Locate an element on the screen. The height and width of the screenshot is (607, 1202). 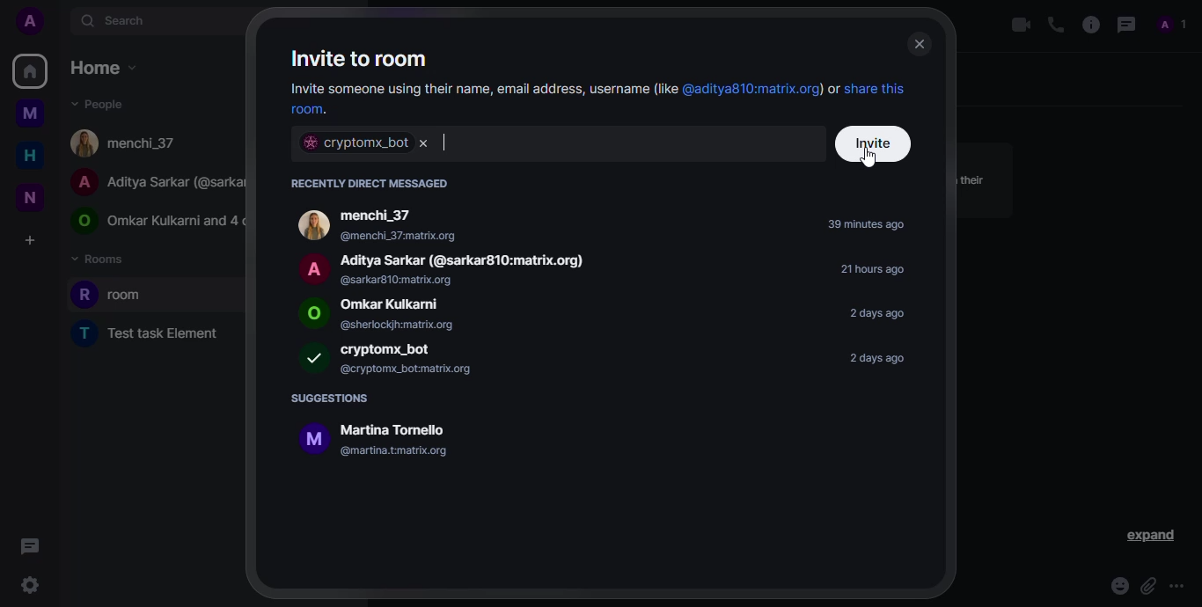
home is located at coordinates (29, 71).